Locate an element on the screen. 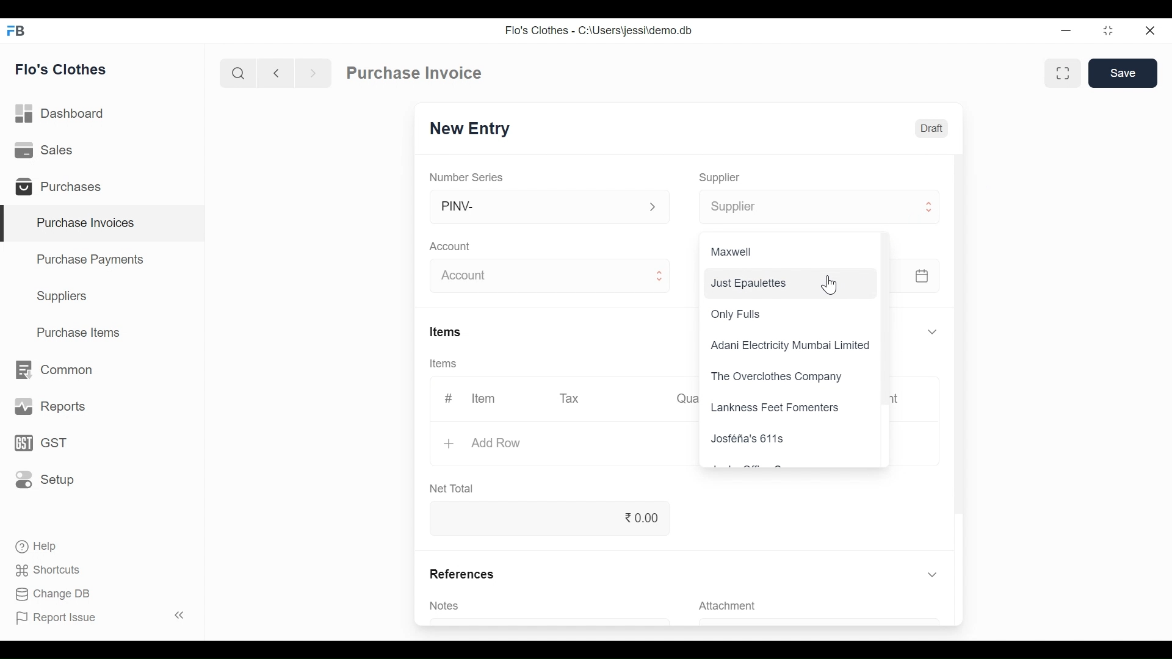 The height and width of the screenshot is (659, 1172). Vertical scroll bar is located at coordinates (888, 320).